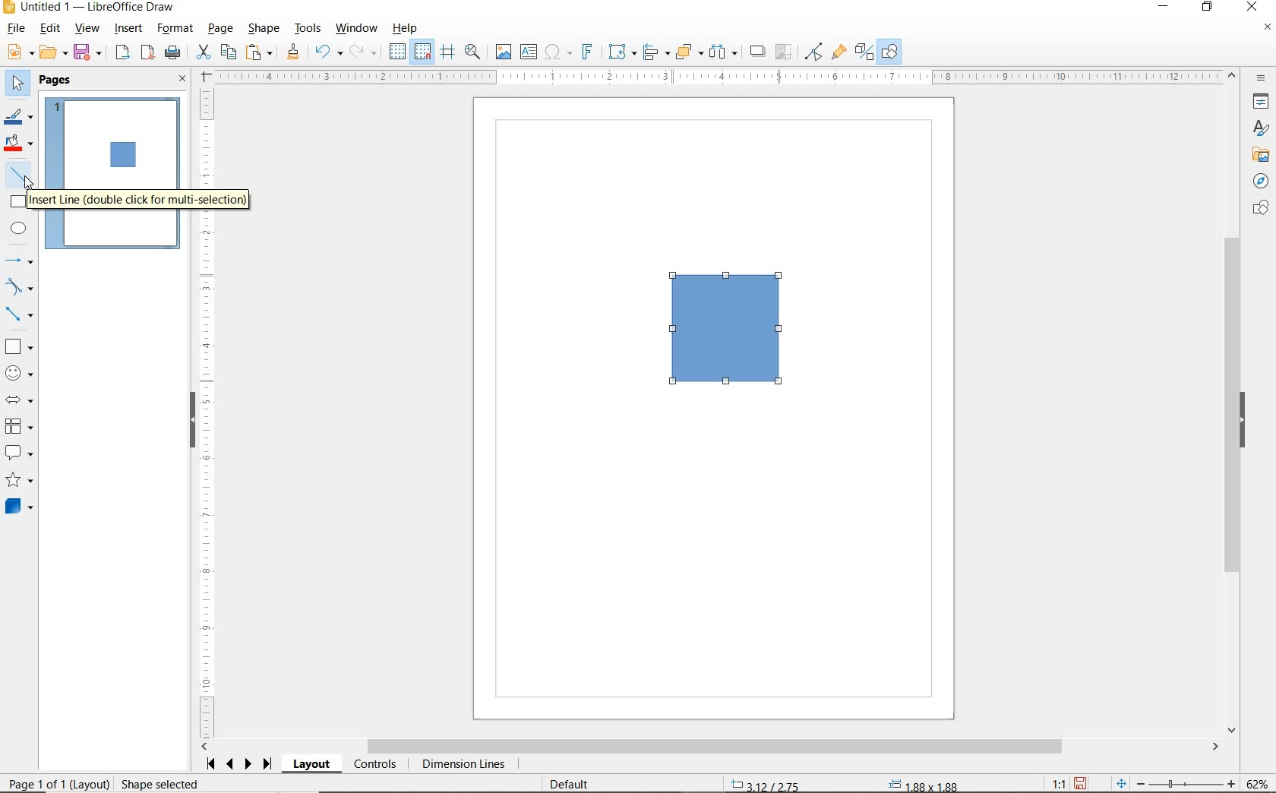  Describe the element at coordinates (1262, 79) in the screenshot. I see `SIDEBAR SETTINGS` at that location.